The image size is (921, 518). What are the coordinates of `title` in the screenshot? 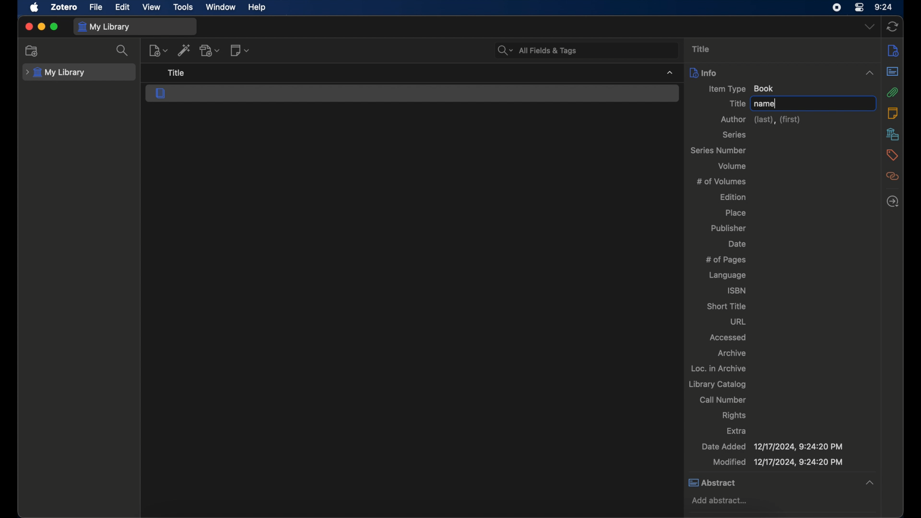 It's located at (704, 49).